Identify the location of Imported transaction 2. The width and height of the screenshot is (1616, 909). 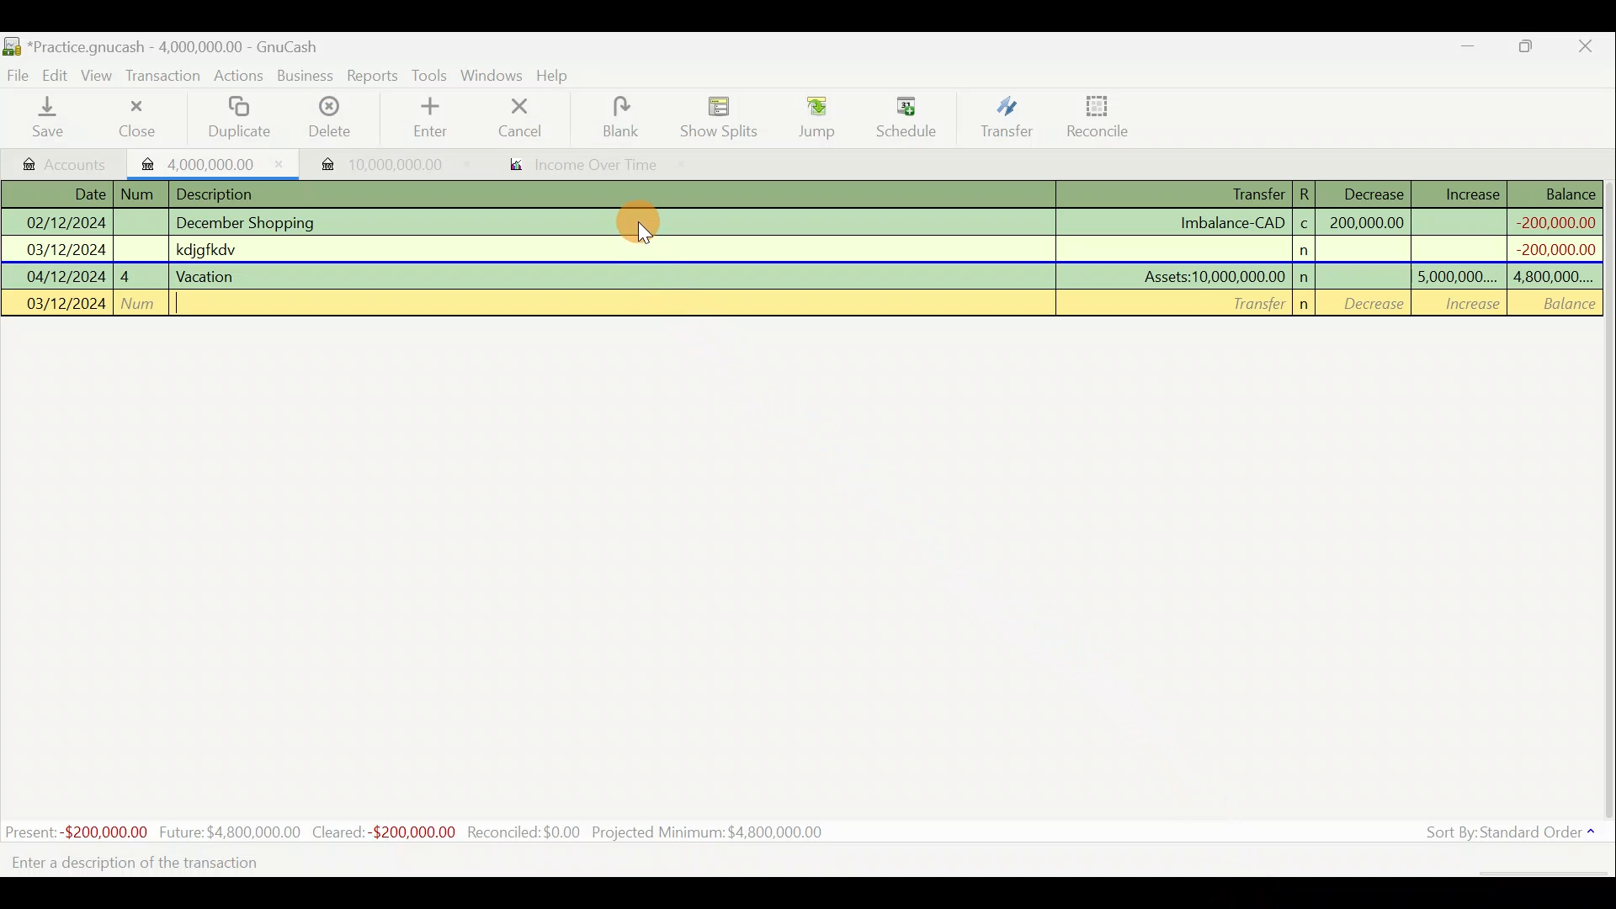
(376, 164).